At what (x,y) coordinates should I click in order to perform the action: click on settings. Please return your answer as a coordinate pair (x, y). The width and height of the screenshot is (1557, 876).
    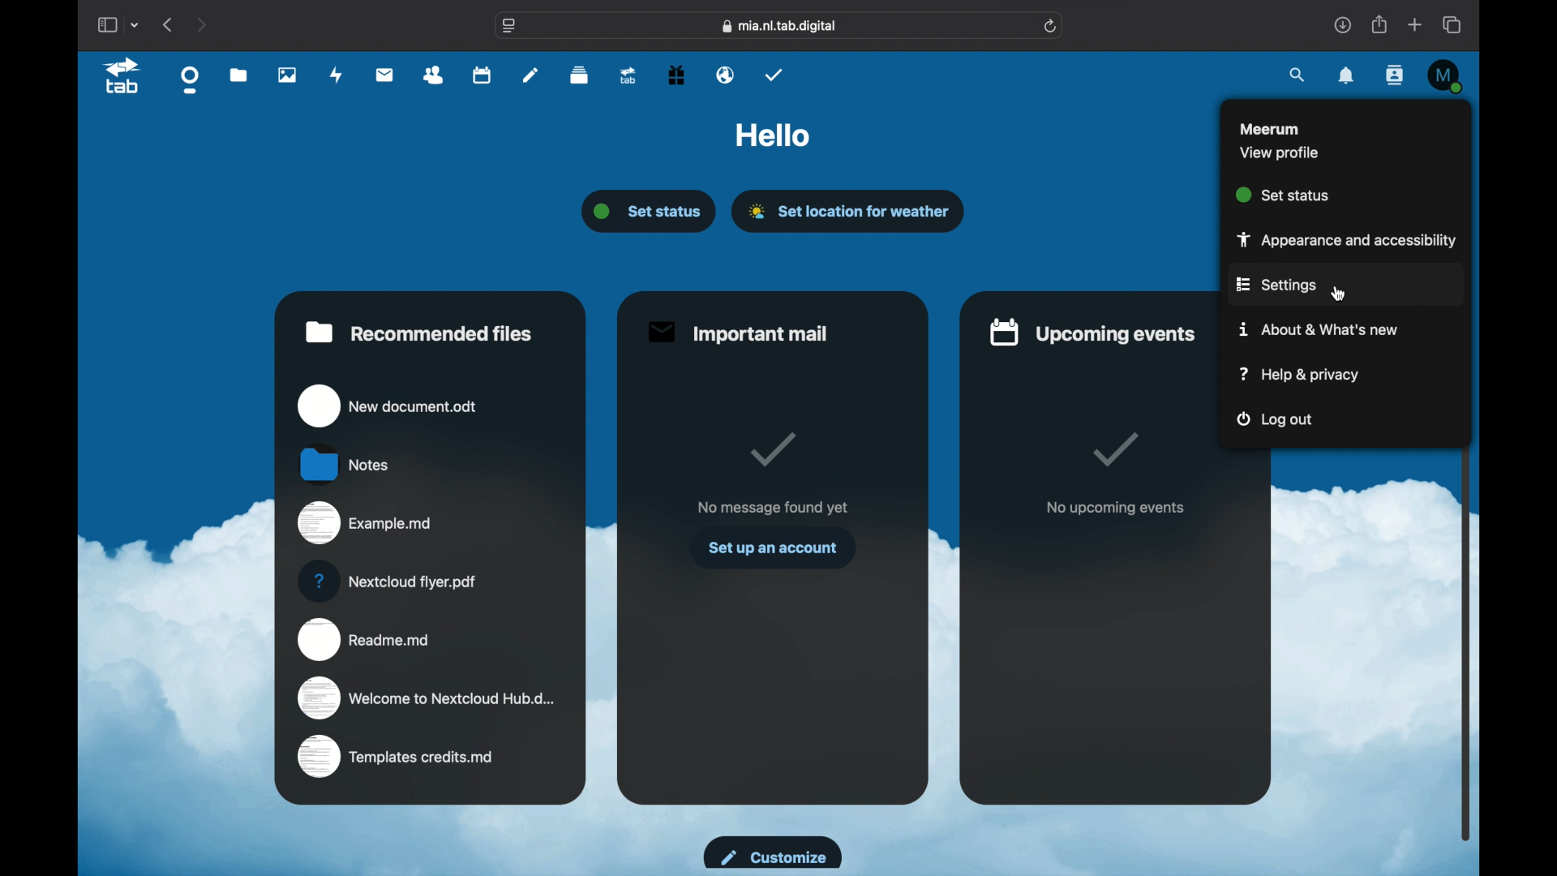
    Looking at the image, I should click on (1276, 286).